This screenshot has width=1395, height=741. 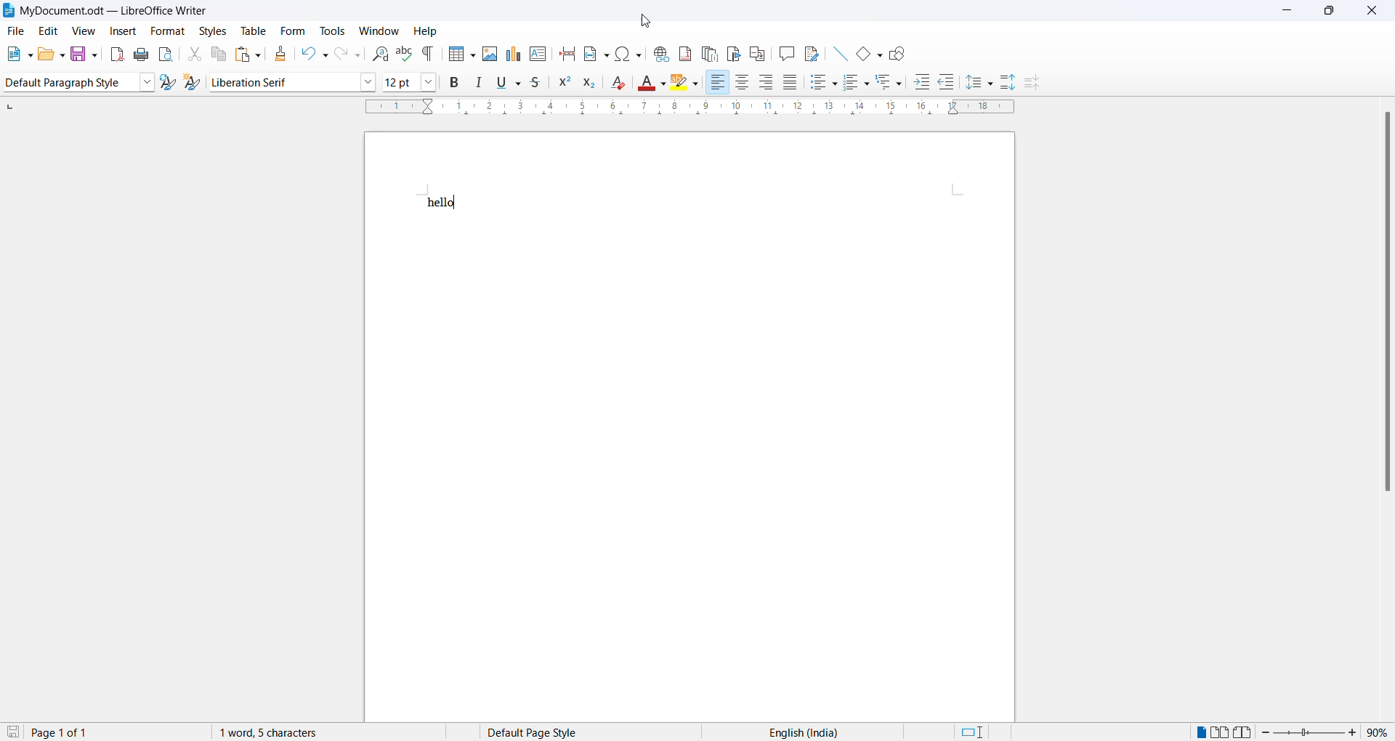 What do you see at coordinates (800, 732) in the screenshot?
I see `Text language` at bounding box center [800, 732].